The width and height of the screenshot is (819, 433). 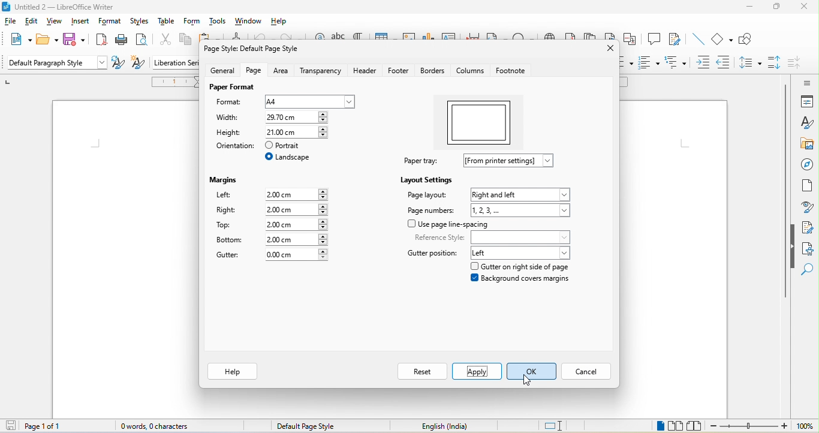 I want to click on reference style, so click(x=493, y=237).